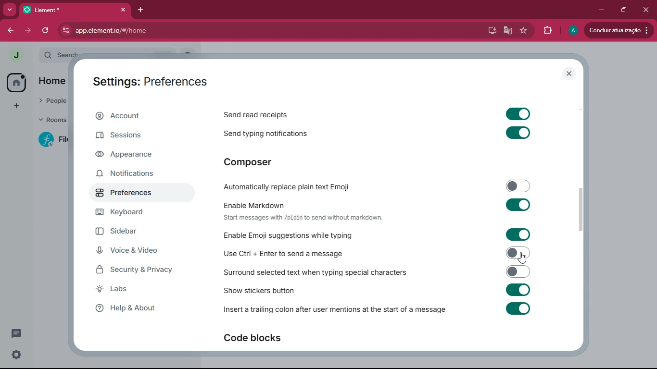  I want to click on toggle on or off, so click(515, 204).